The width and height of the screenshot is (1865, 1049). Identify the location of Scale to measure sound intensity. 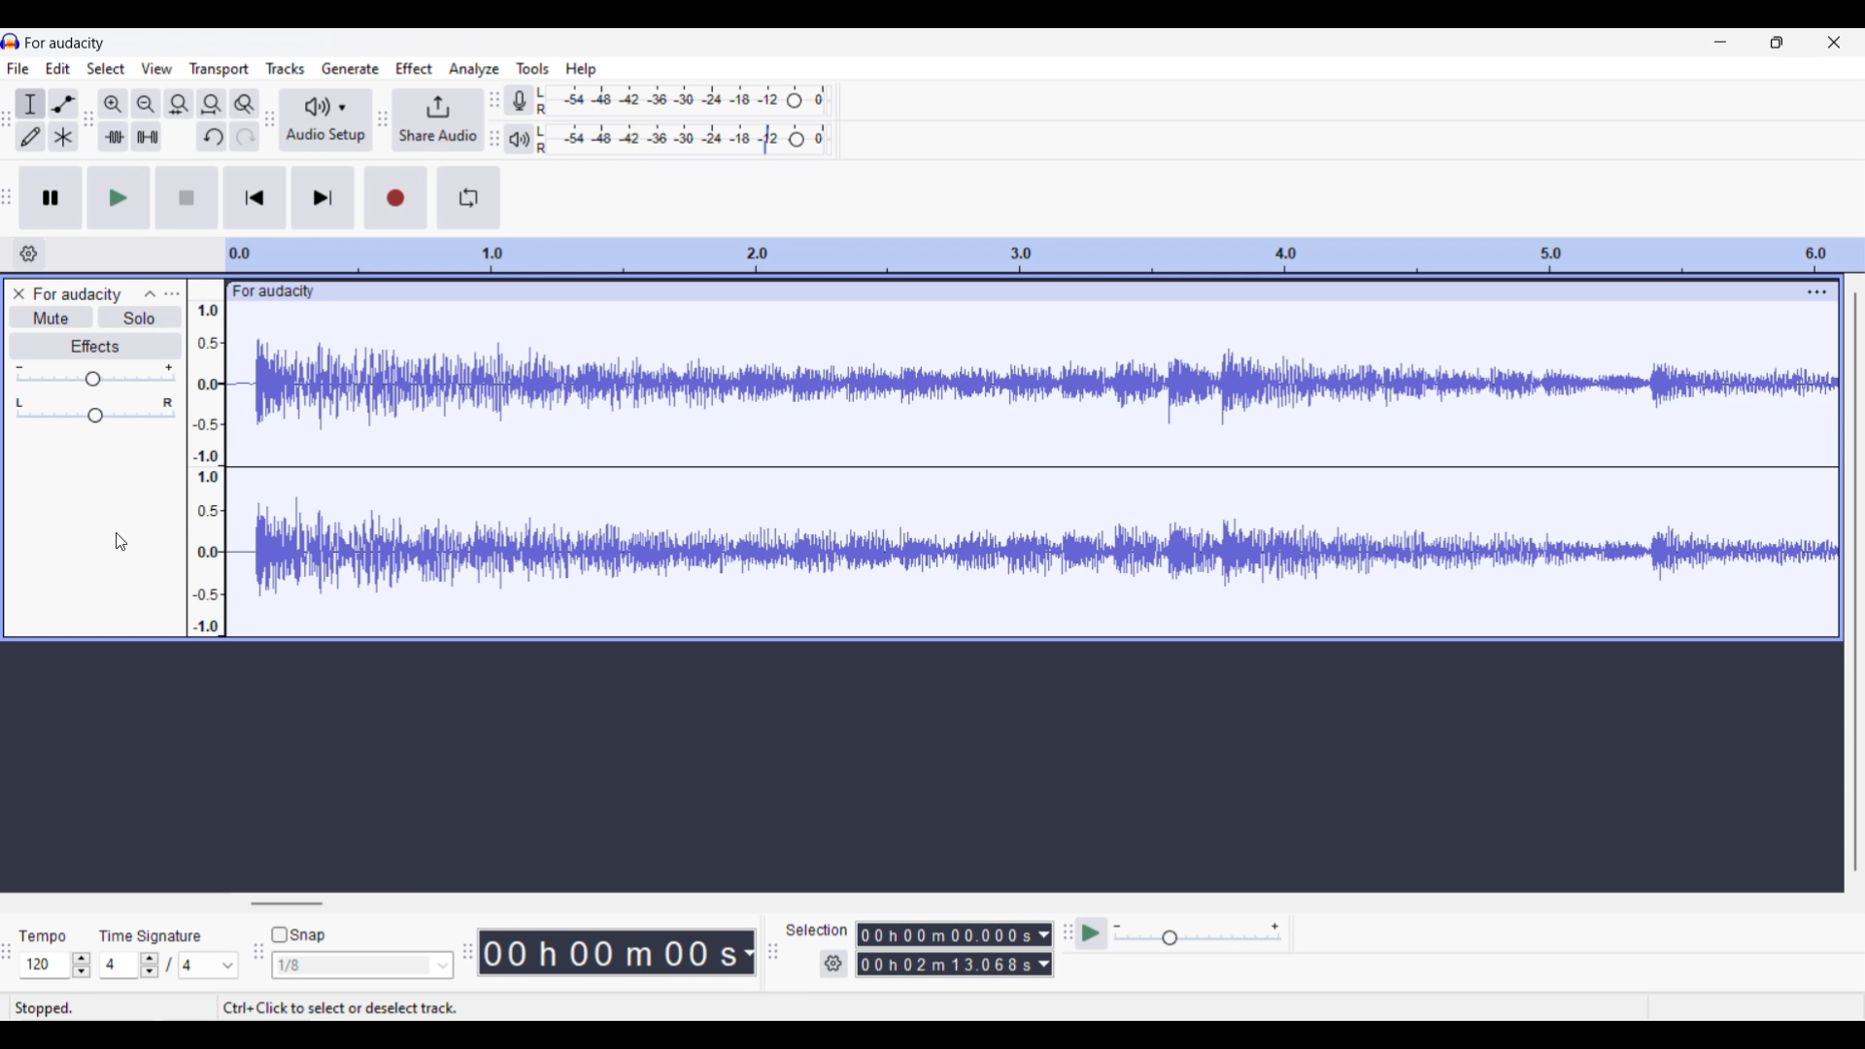
(206, 469).